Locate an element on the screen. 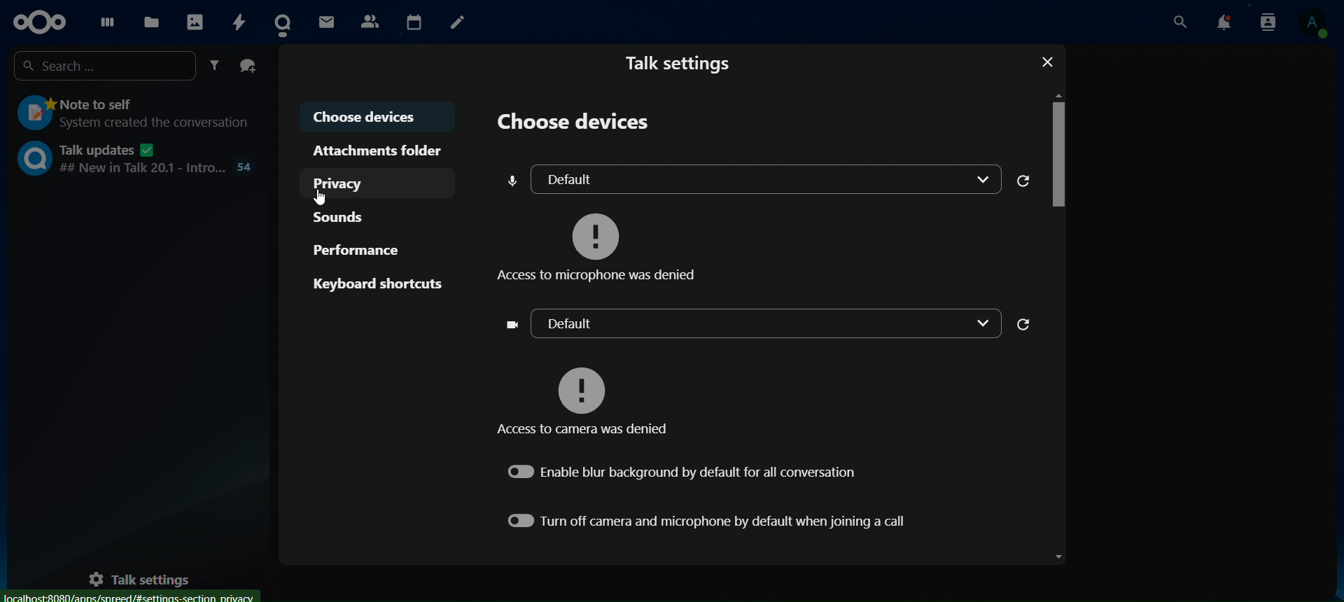 This screenshot has height=602, width=1344. reload is located at coordinates (1025, 182).